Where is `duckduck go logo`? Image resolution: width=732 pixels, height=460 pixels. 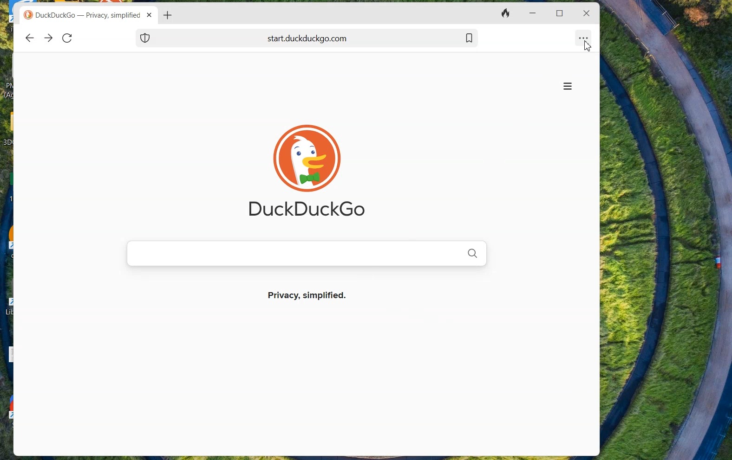 duckduck go logo is located at coordinates (28, 15).